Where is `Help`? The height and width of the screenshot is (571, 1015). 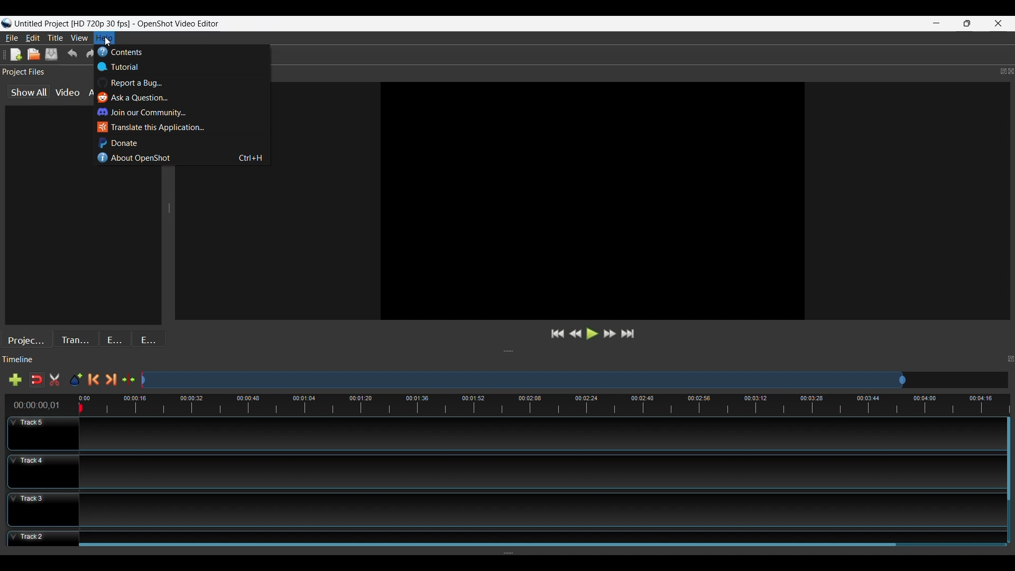
Help is located at coordinates (104, 38).